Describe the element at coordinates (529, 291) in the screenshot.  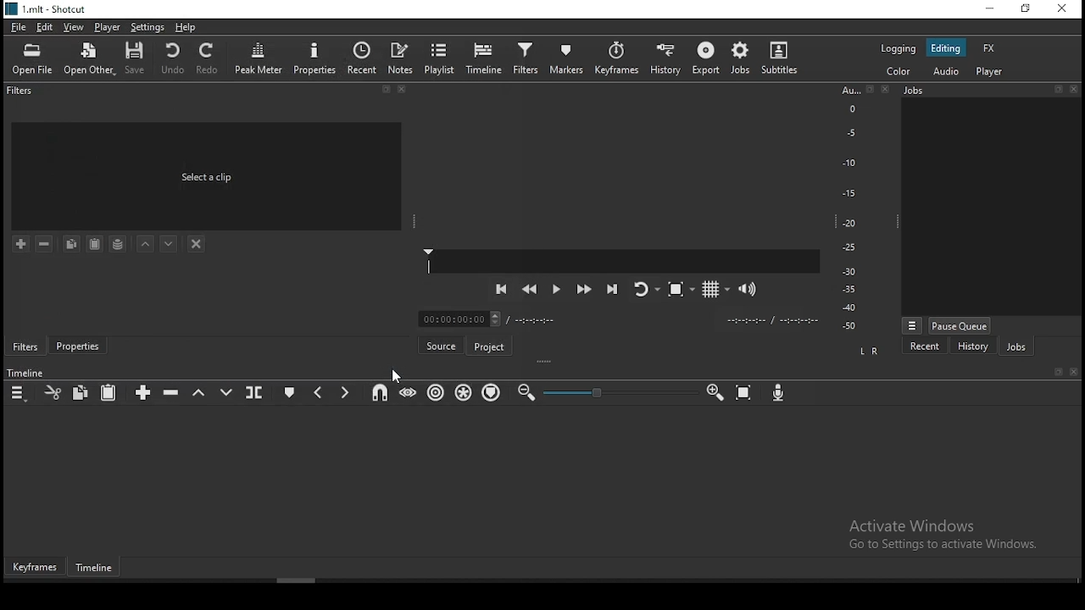
I see `play quickly backwards` at that location.